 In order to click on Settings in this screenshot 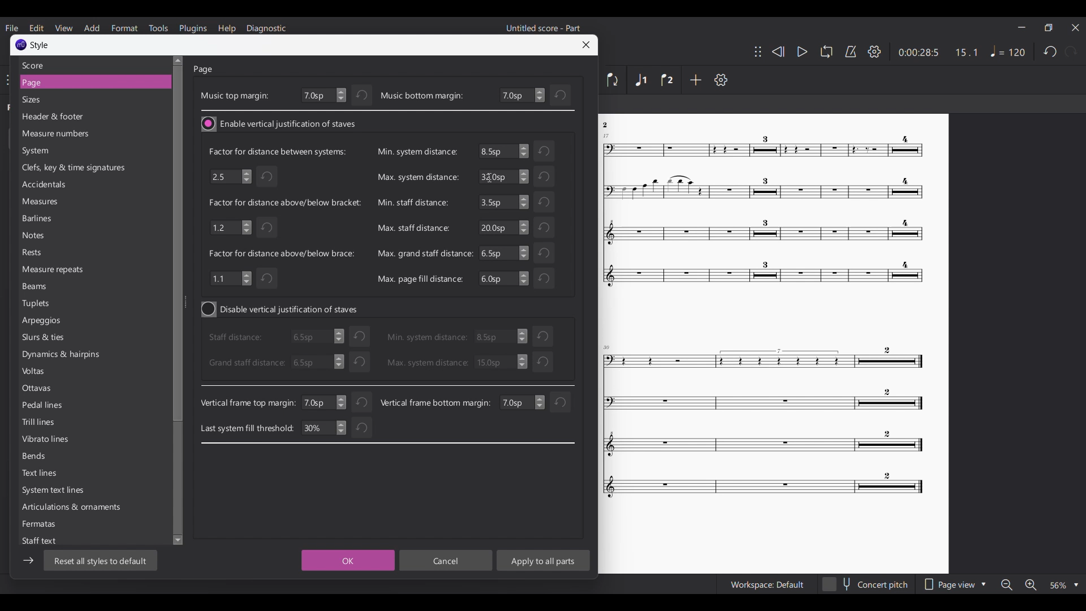, I will do `click(721, 80)`.